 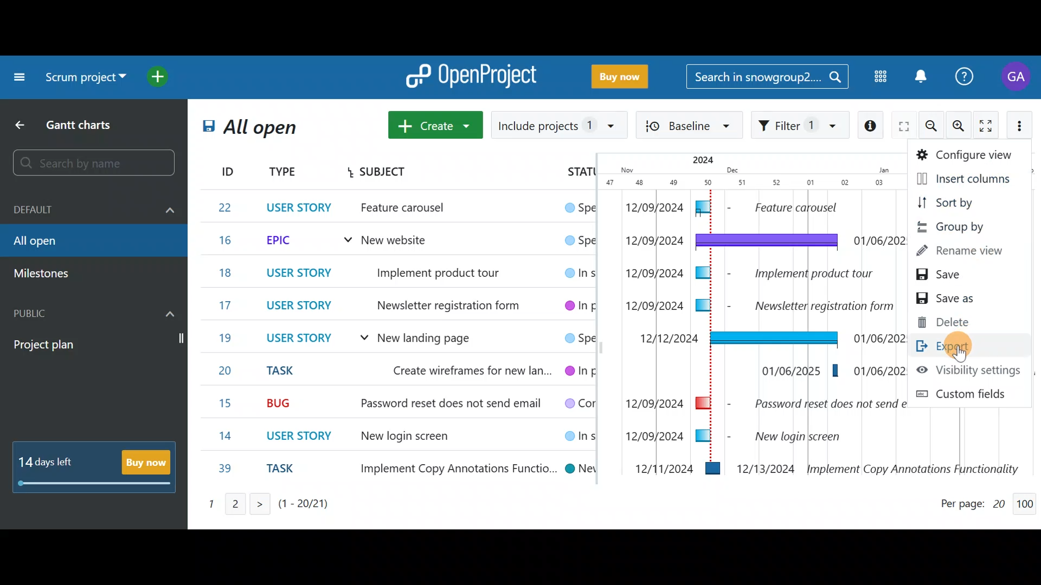 I want to click on Notification Centre, so click(x=922, y=76).